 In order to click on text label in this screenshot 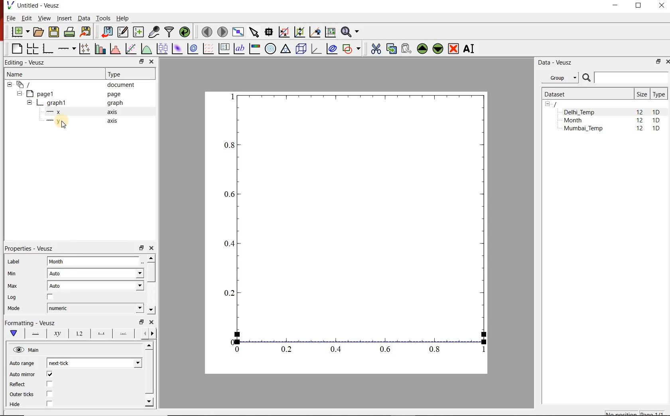, I will do `click(239, 49)`.